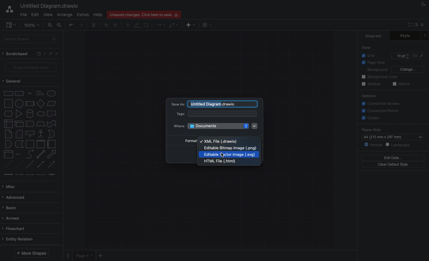  Describe the element at coordinates (144, 14) in the screenshot. I see `Unsaved changes. Click here to save.` at that location.